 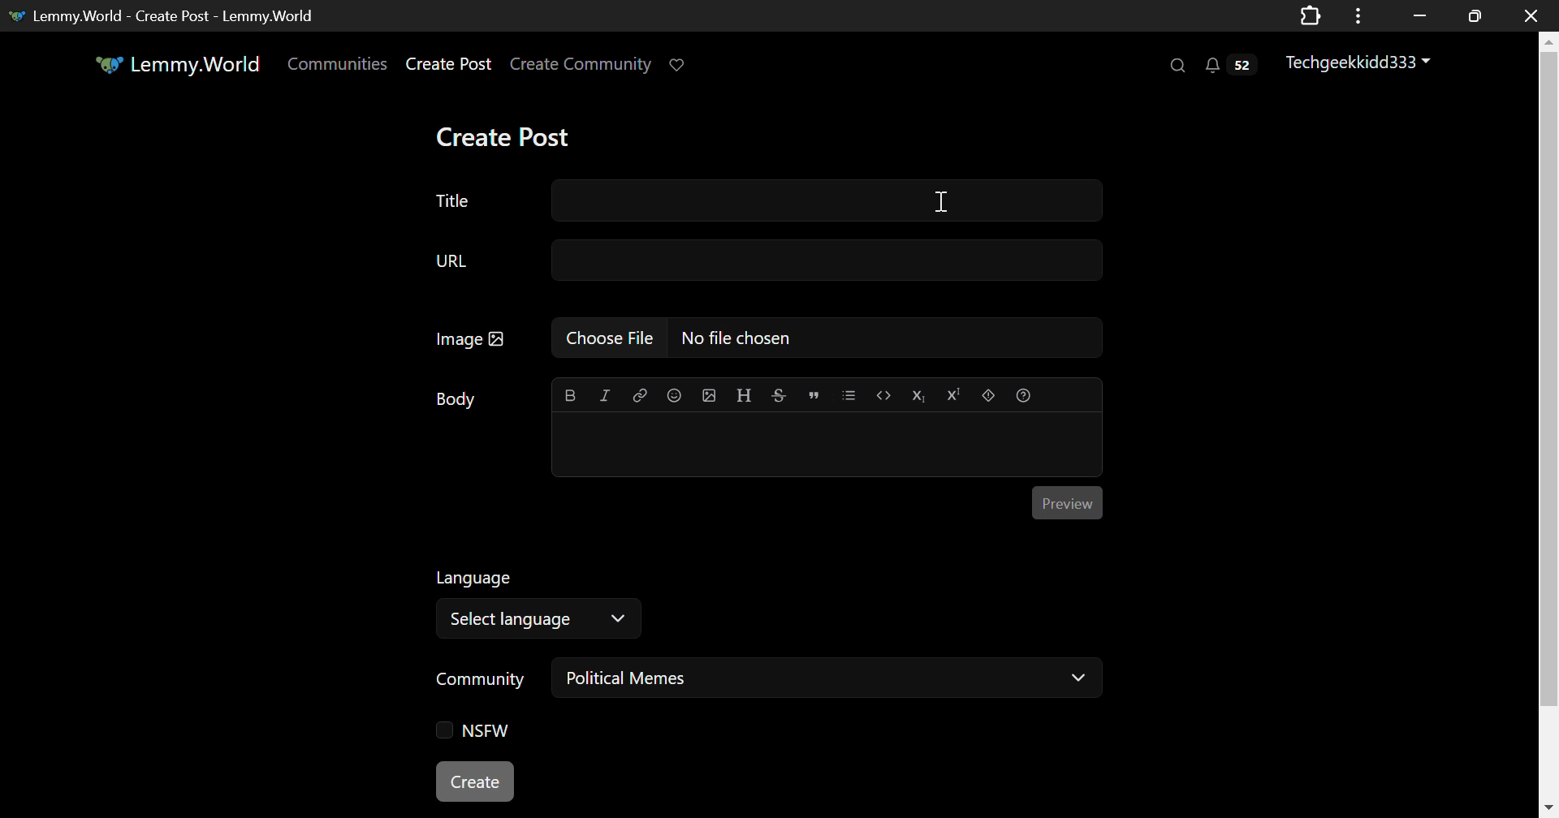 I want to click on Insert Image Field, so click(x=760, y=338).